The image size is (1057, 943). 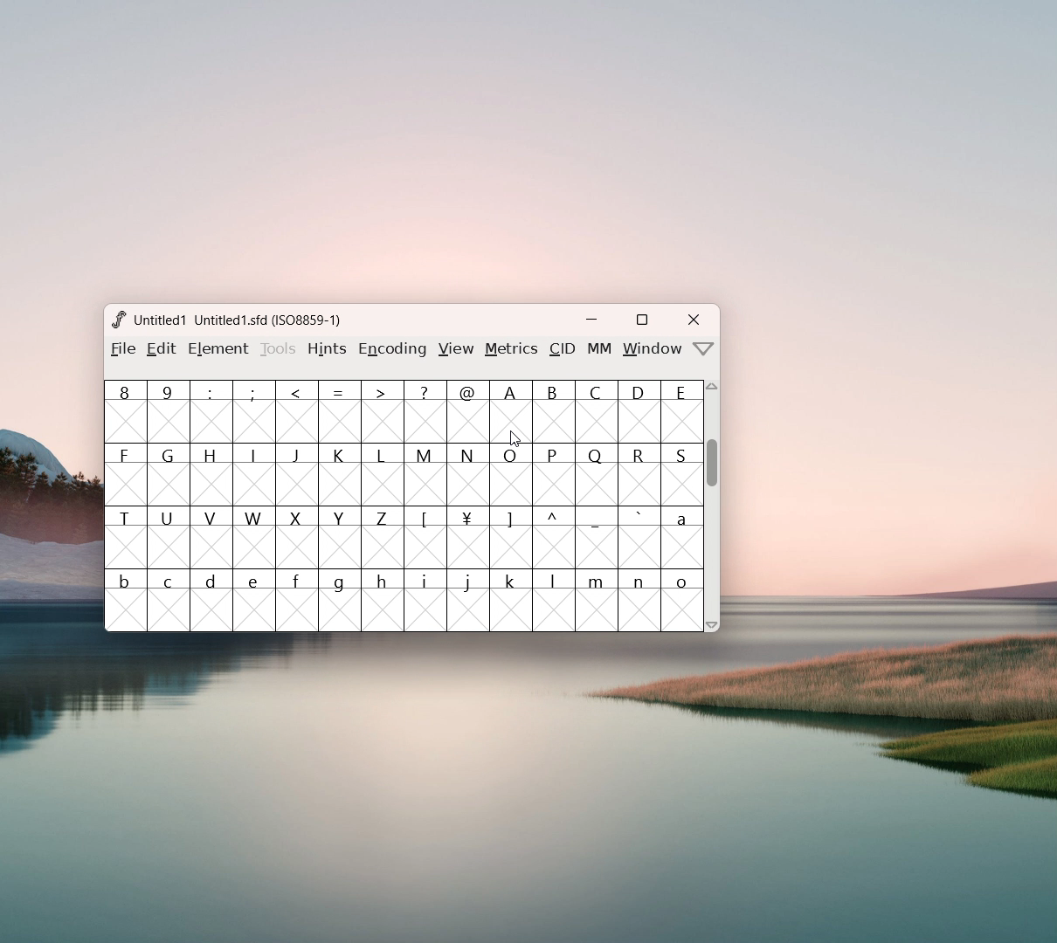 What do you see at coordinates (713, 624) in the screenshot?
I see `scroll down` at bounding box center [713, 624].